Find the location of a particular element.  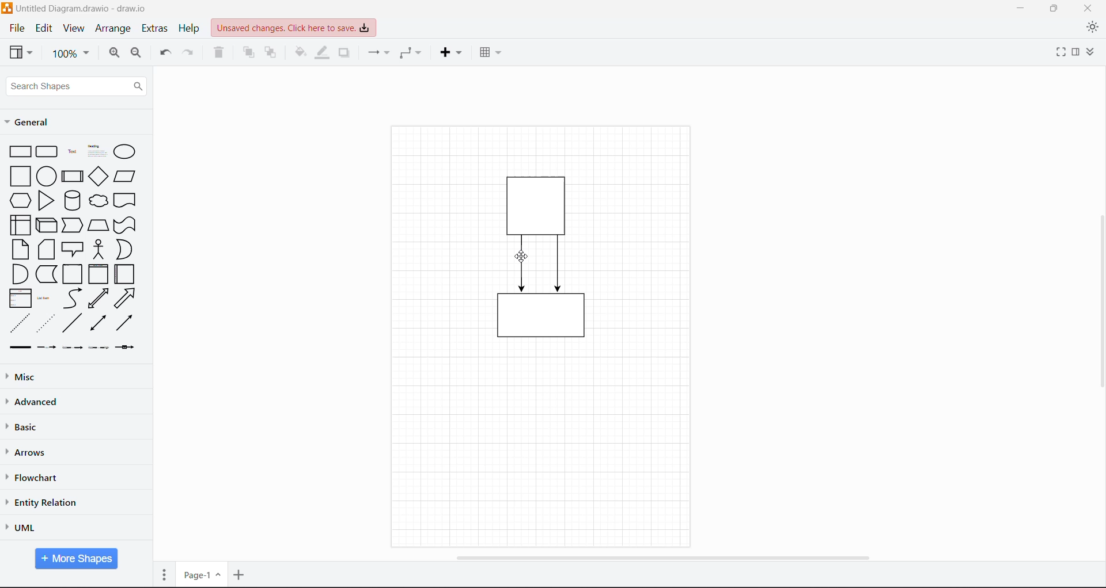

Callout is located at coordinates (73, 249).